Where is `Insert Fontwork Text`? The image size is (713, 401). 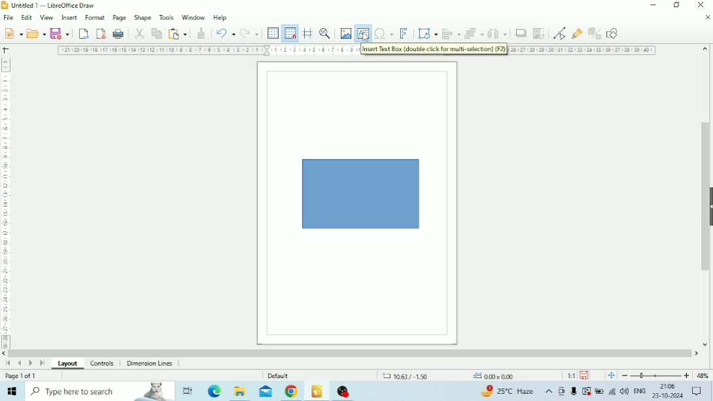 Insert Fontwork Text is located at coordinates (405, 34).